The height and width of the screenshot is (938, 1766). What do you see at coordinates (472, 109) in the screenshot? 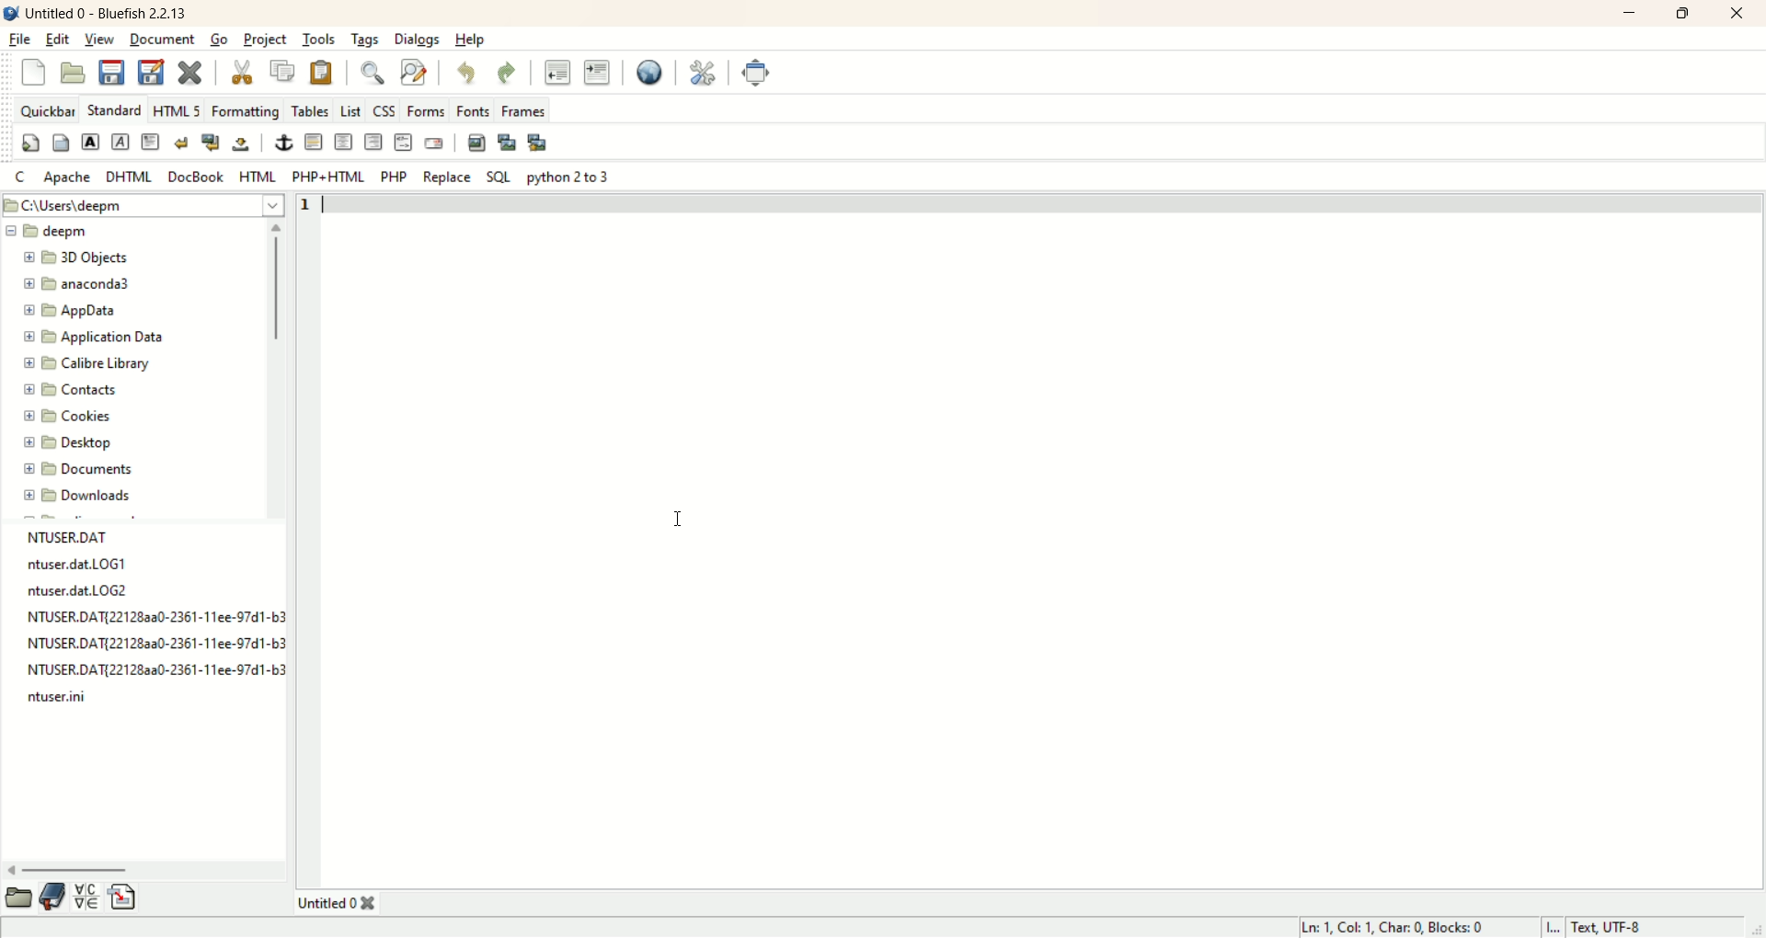
I see `fonts` at bounding box center [472, 109].